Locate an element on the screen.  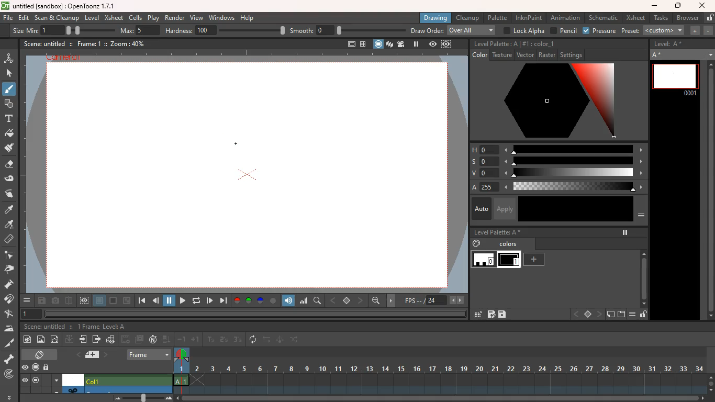
Level: A* is located at coordinates (670, 44).